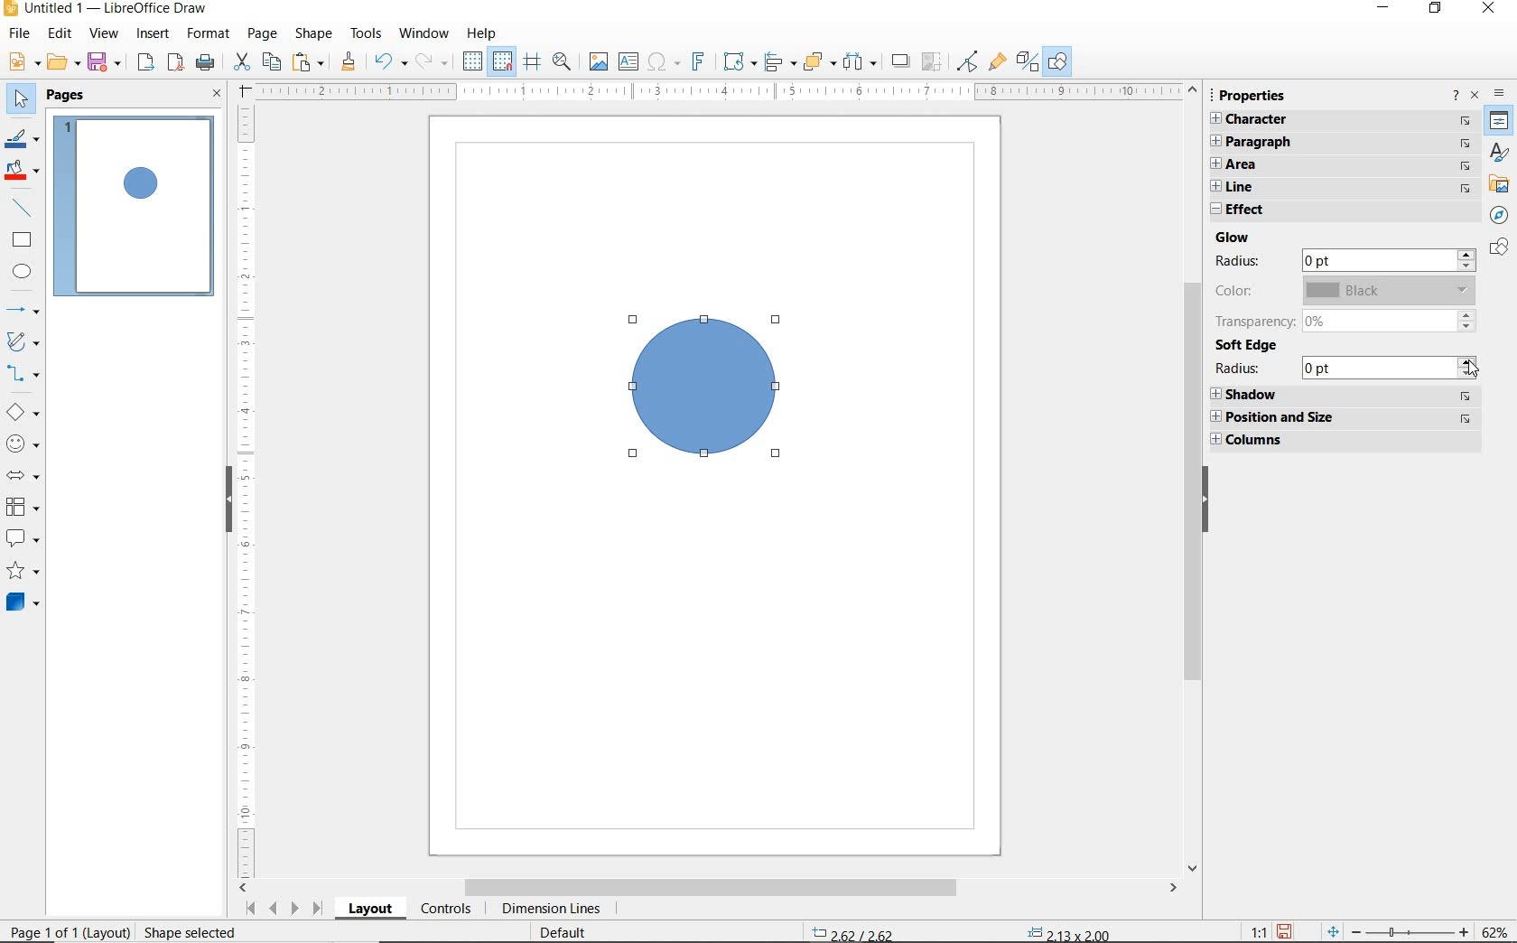  What do you see at coordinates (709, 393) in the screenshot?
I see `Blue circle` at bounding box center [709, 393].